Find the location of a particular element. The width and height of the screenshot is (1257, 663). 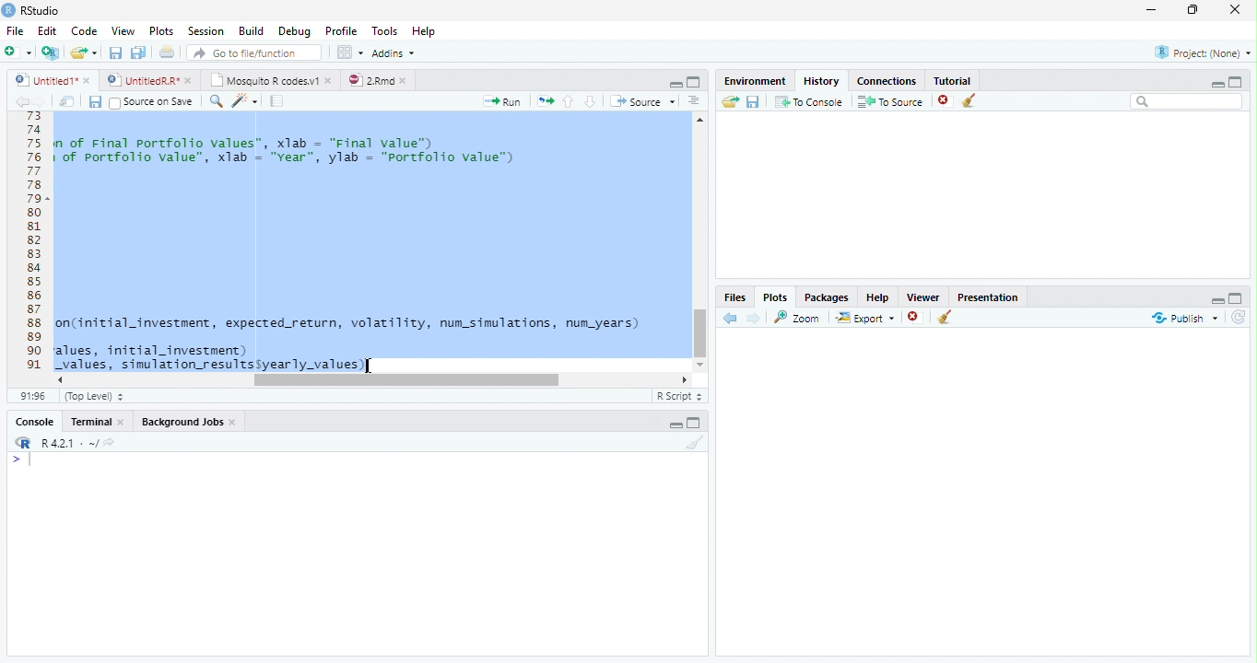

RStudio is located at coordinates (31, 10).